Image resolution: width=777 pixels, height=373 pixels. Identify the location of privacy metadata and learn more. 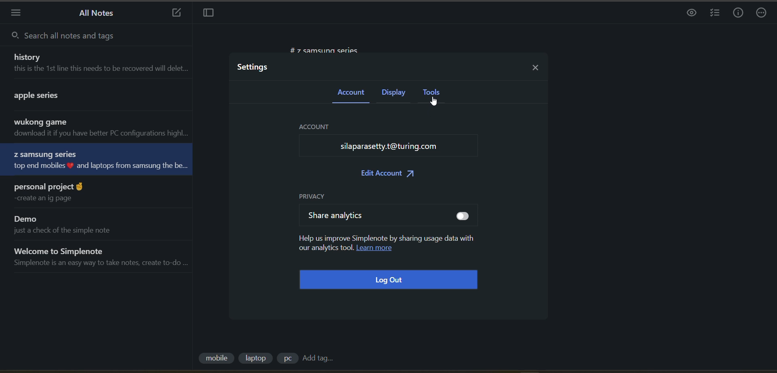
(386, 243).